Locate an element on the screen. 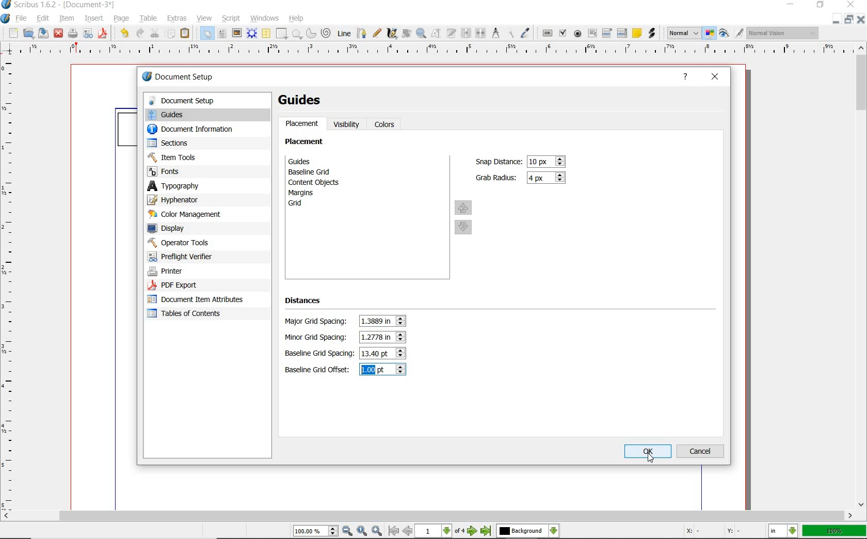 Image resolution: width=867 pixels, height=539 pixels. measurements is located at coordinates (494, 33).